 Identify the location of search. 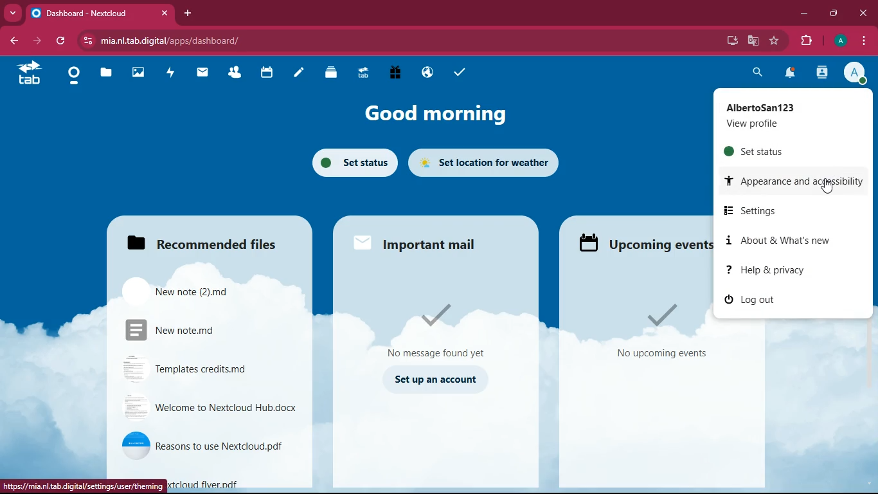
(759, 72).